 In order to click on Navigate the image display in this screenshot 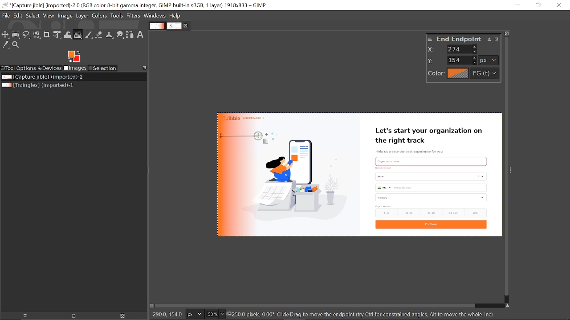, I will do `click(507, 305)`.